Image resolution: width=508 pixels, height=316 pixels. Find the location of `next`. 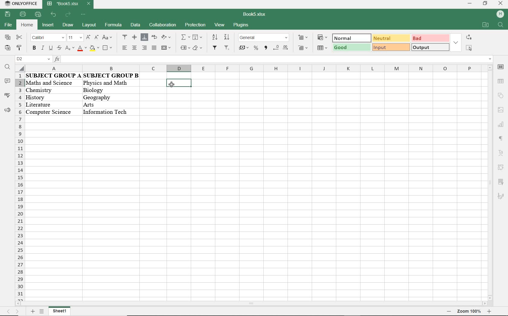

next is located at coordinates (16, 312).